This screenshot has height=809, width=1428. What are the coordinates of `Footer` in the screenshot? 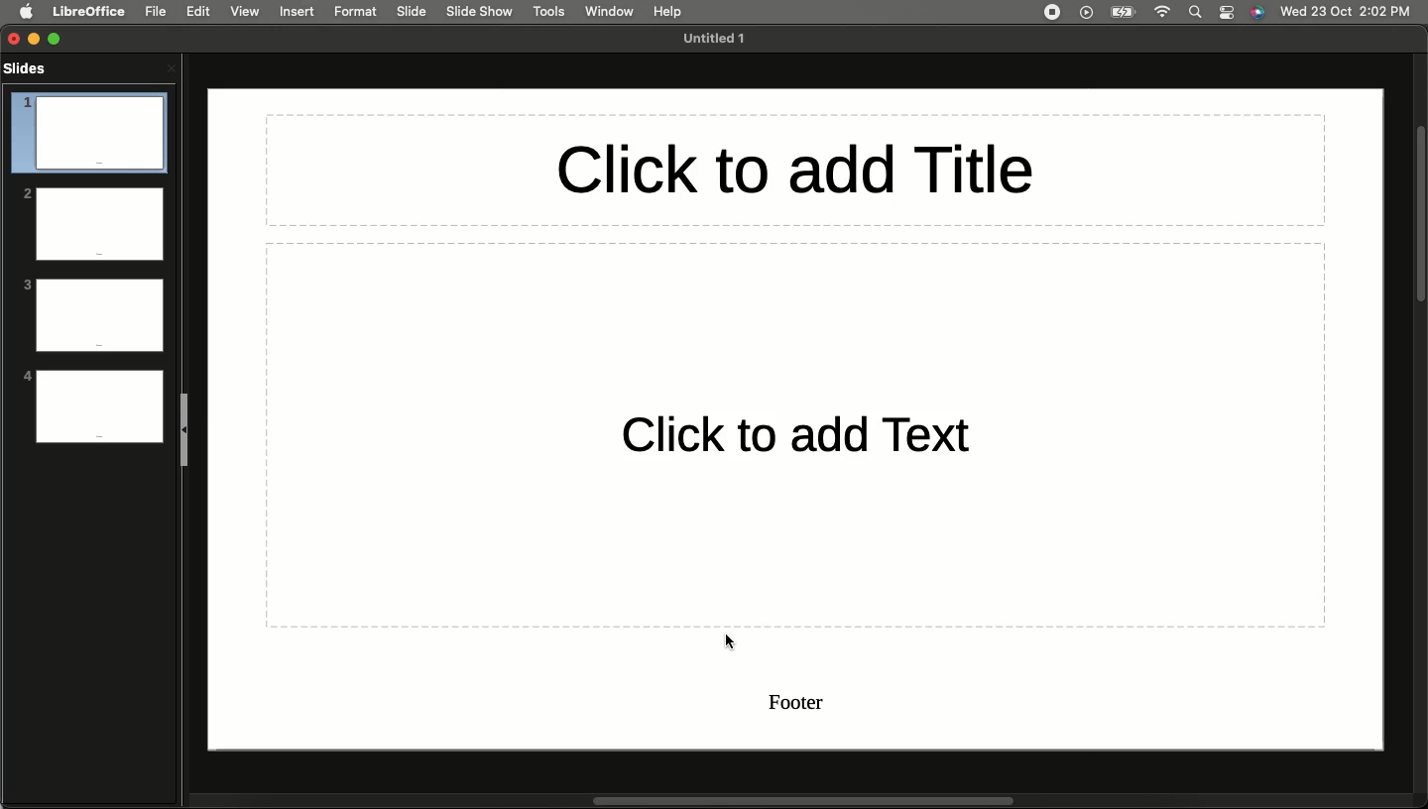 It's located at (102, 345).